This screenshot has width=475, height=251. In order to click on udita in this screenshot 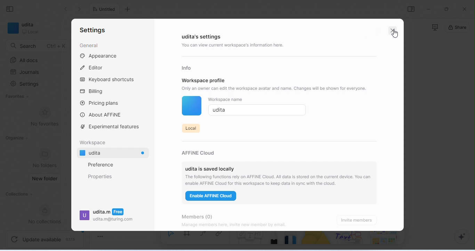, I will do `click(221, 111)`.